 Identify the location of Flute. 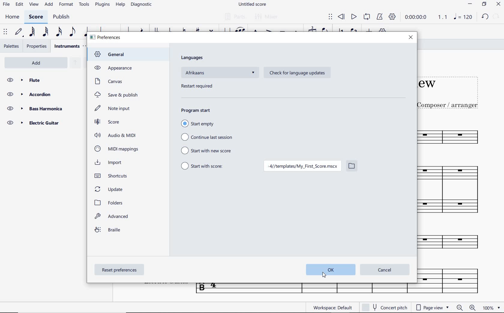
(44, 80).